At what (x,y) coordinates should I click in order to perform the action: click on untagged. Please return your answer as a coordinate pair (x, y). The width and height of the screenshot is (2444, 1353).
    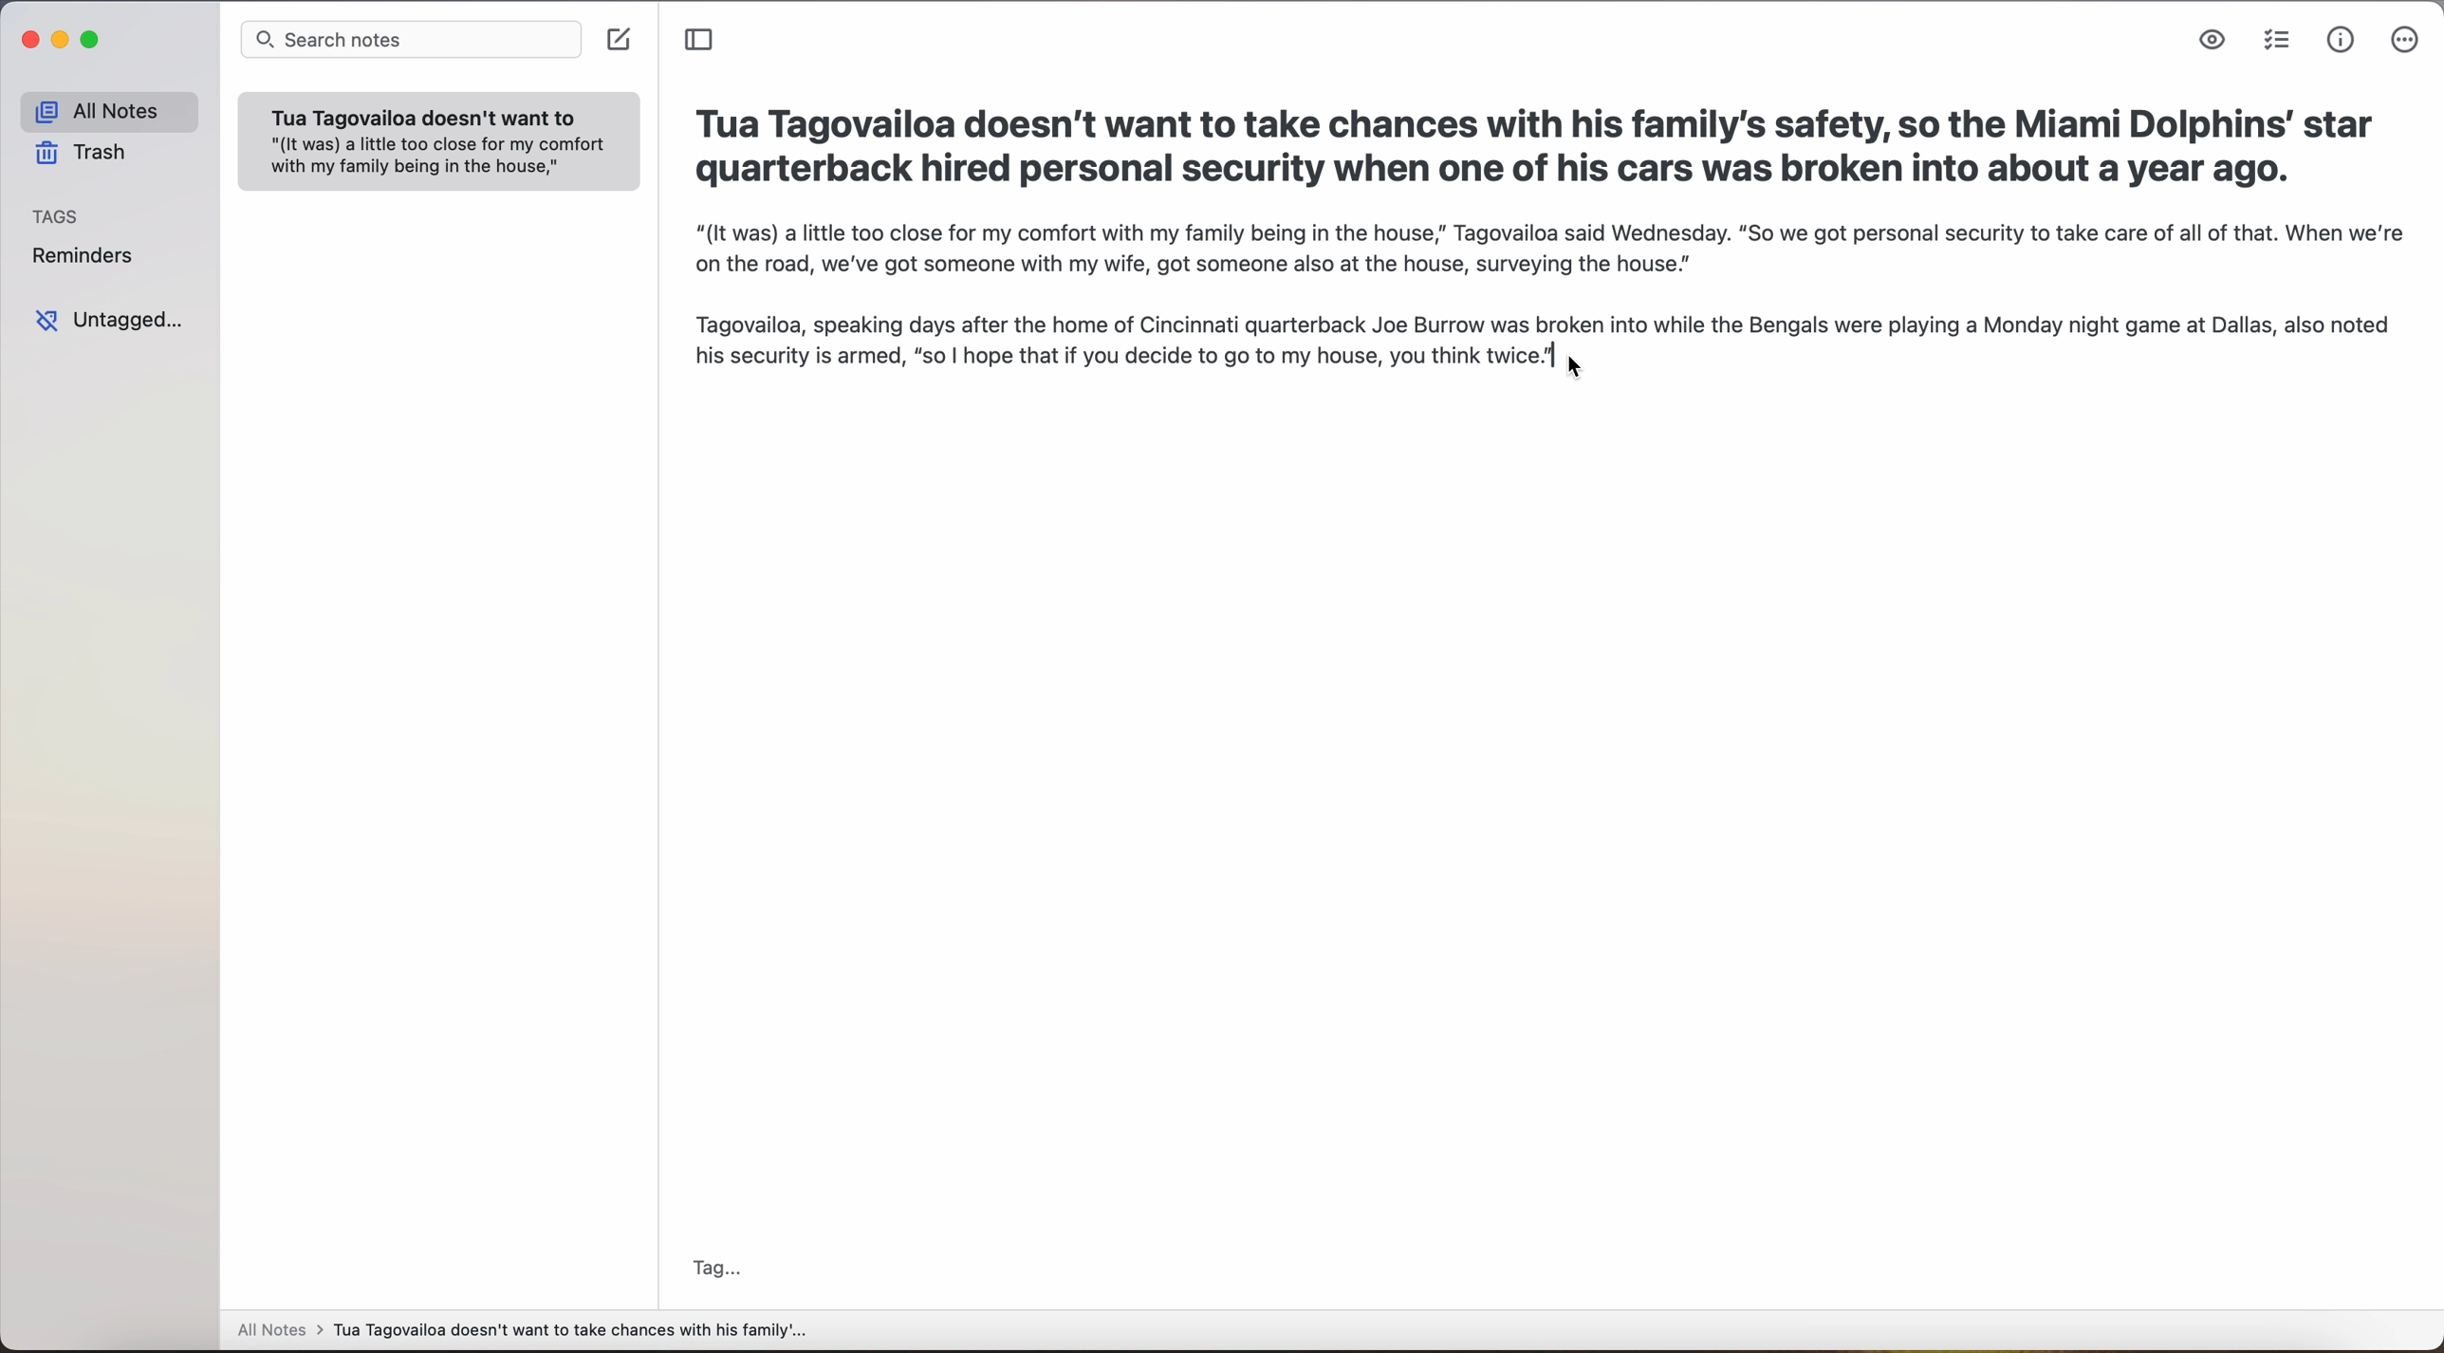
    Looking at the image, I should click on (113, 321).